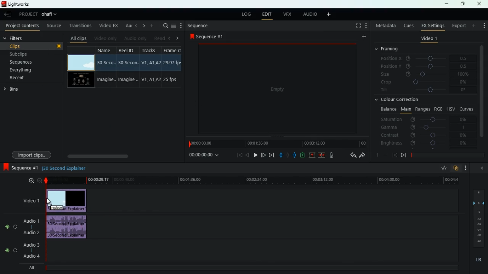  I want to click on ranges, so click(422, 109).